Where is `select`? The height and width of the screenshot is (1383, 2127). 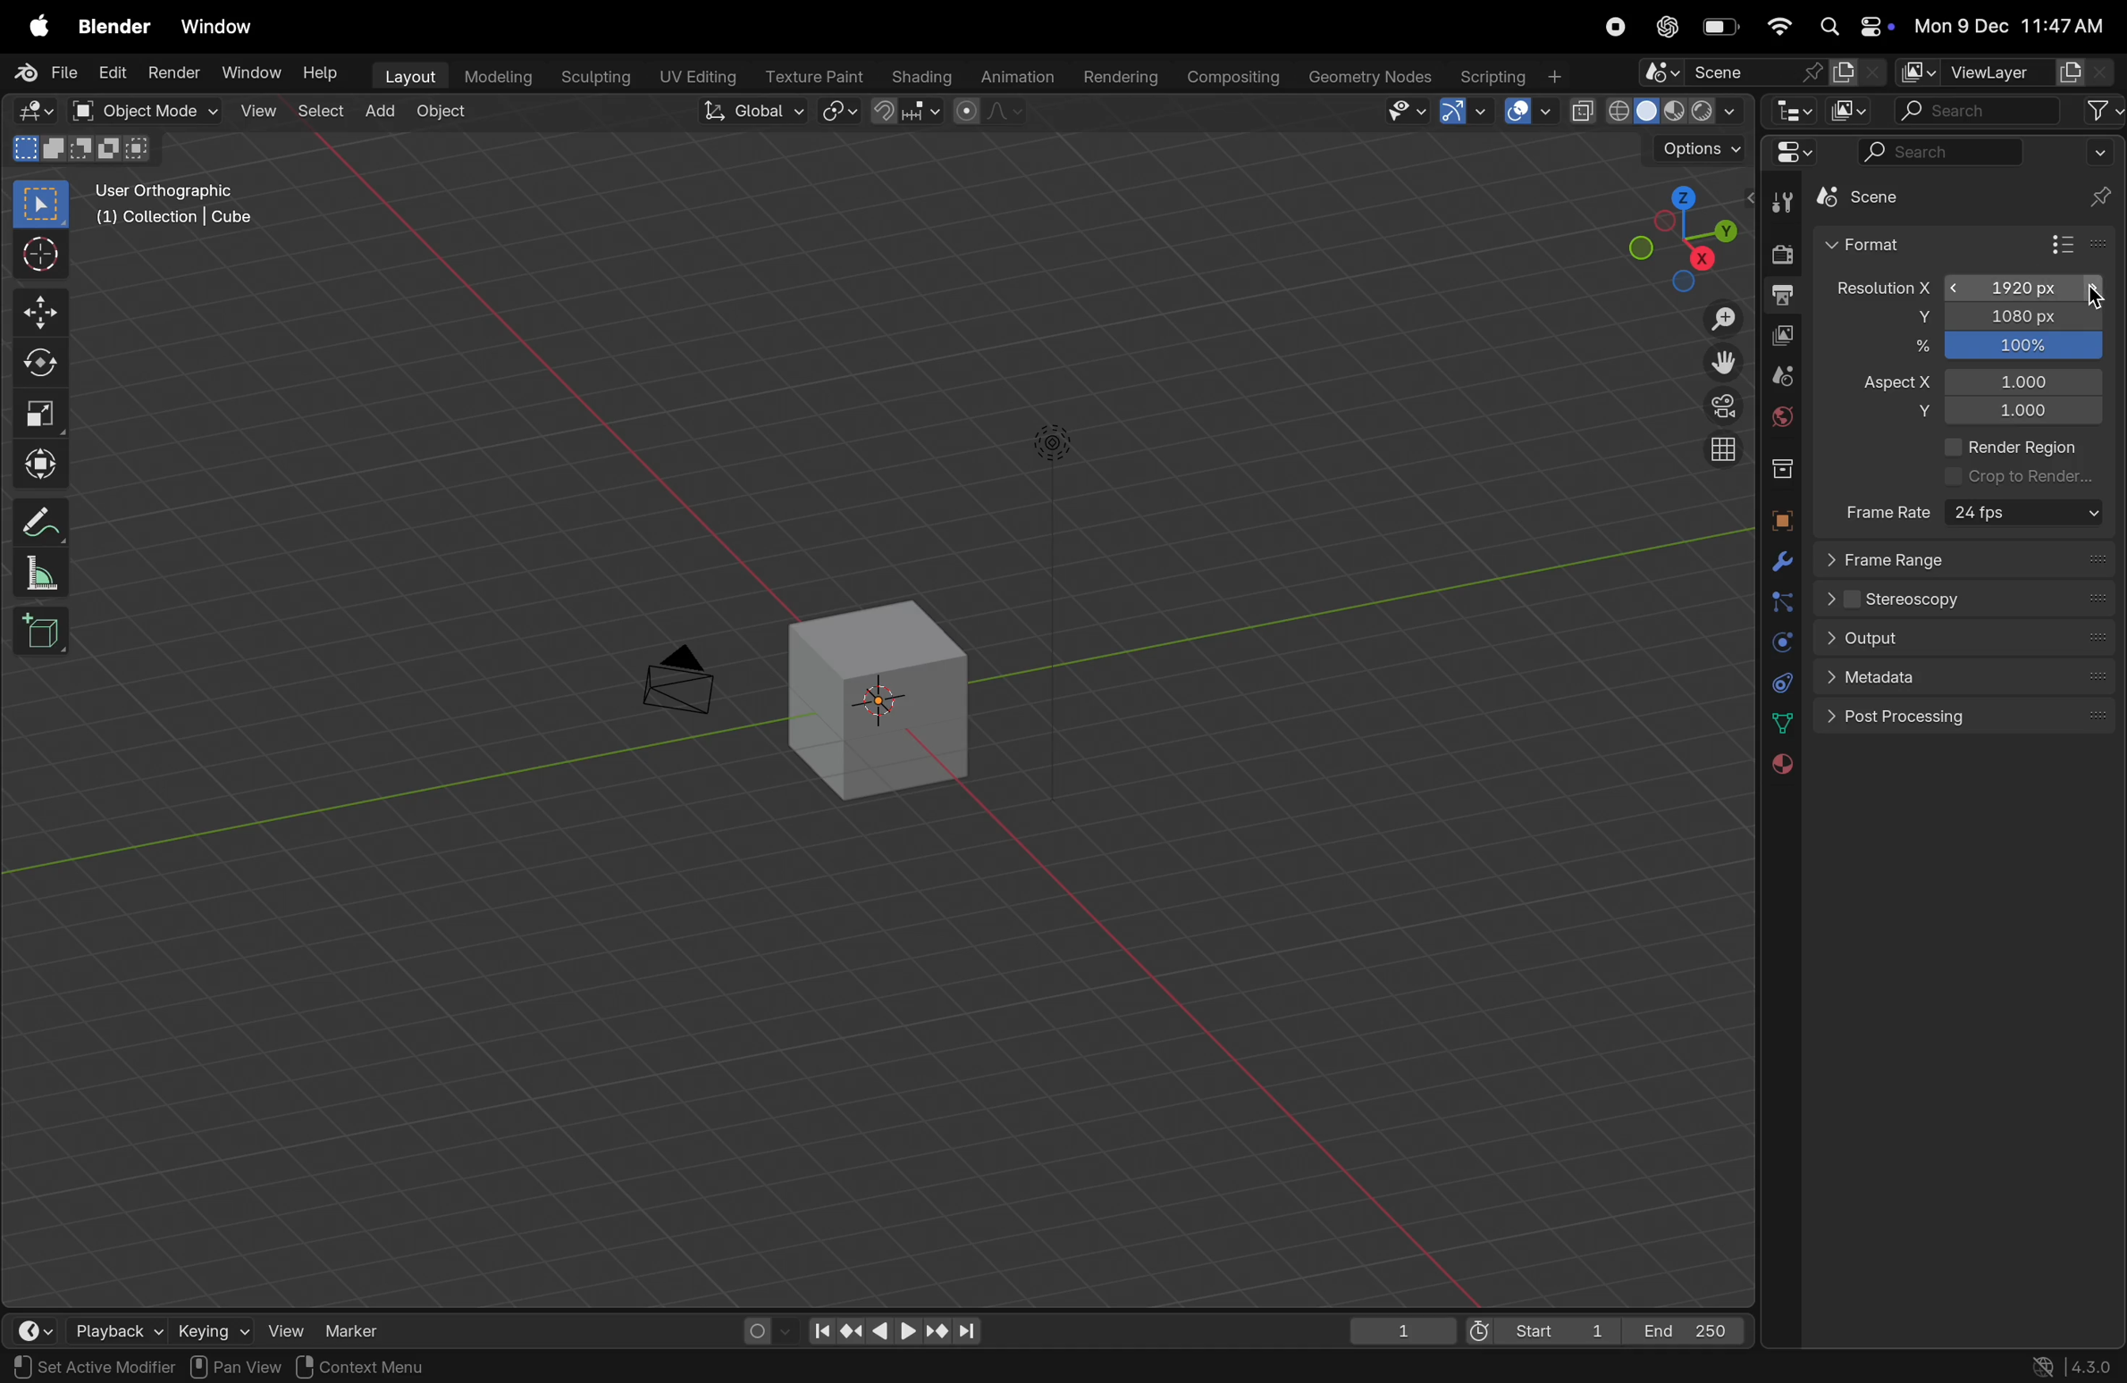 select is located at coordinates (320, 113).